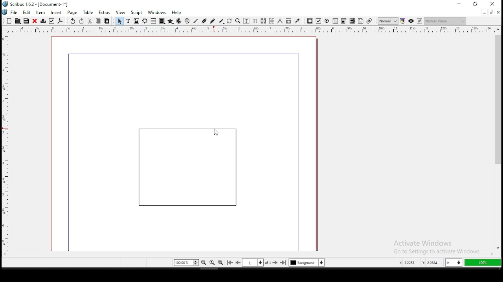  Describe the element at coordinates (251, 29) in the screenshot. I see `vertical ruler` at that location.